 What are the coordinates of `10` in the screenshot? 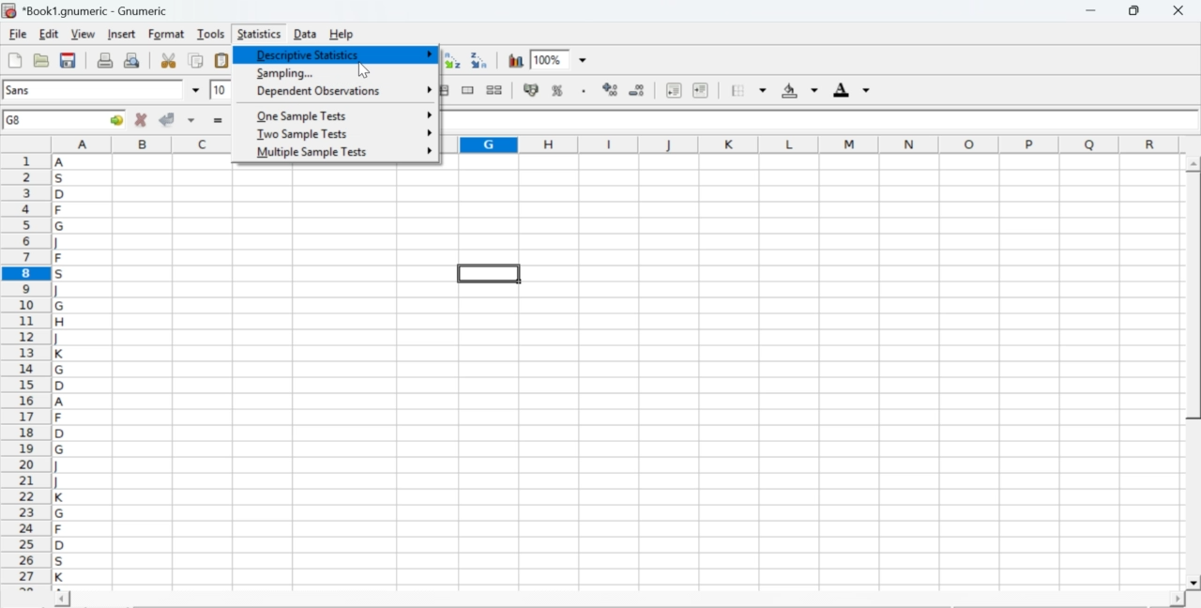 It's located at (220, 90).